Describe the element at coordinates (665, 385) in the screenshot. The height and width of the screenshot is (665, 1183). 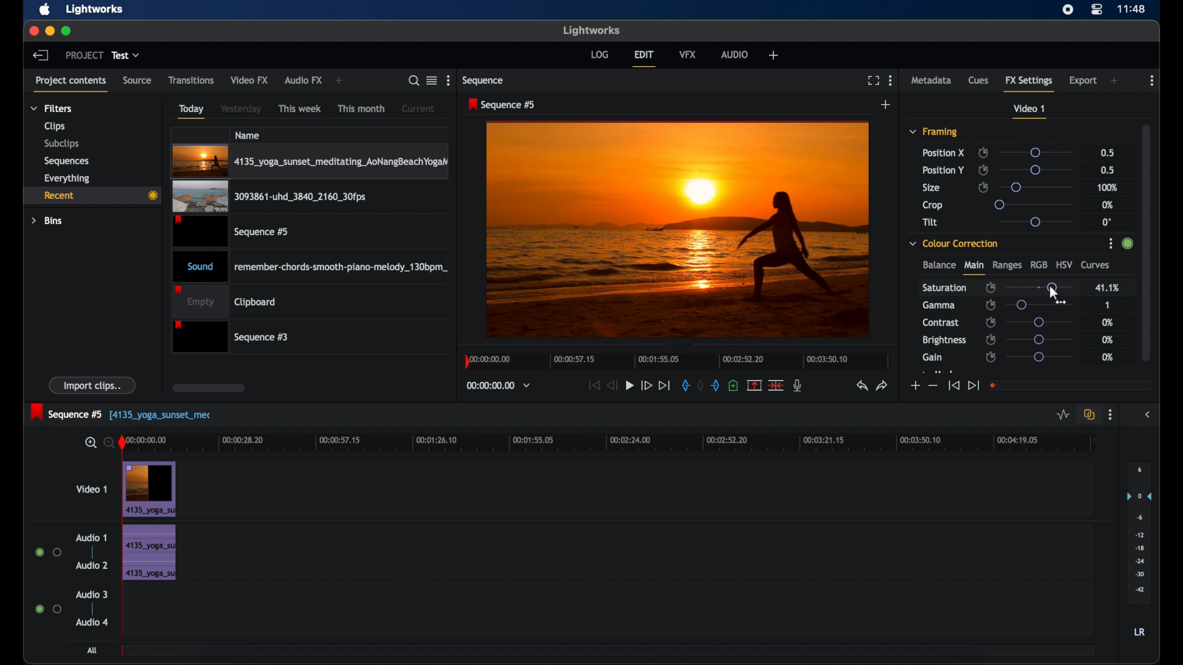
I see `jump to end` at that location.